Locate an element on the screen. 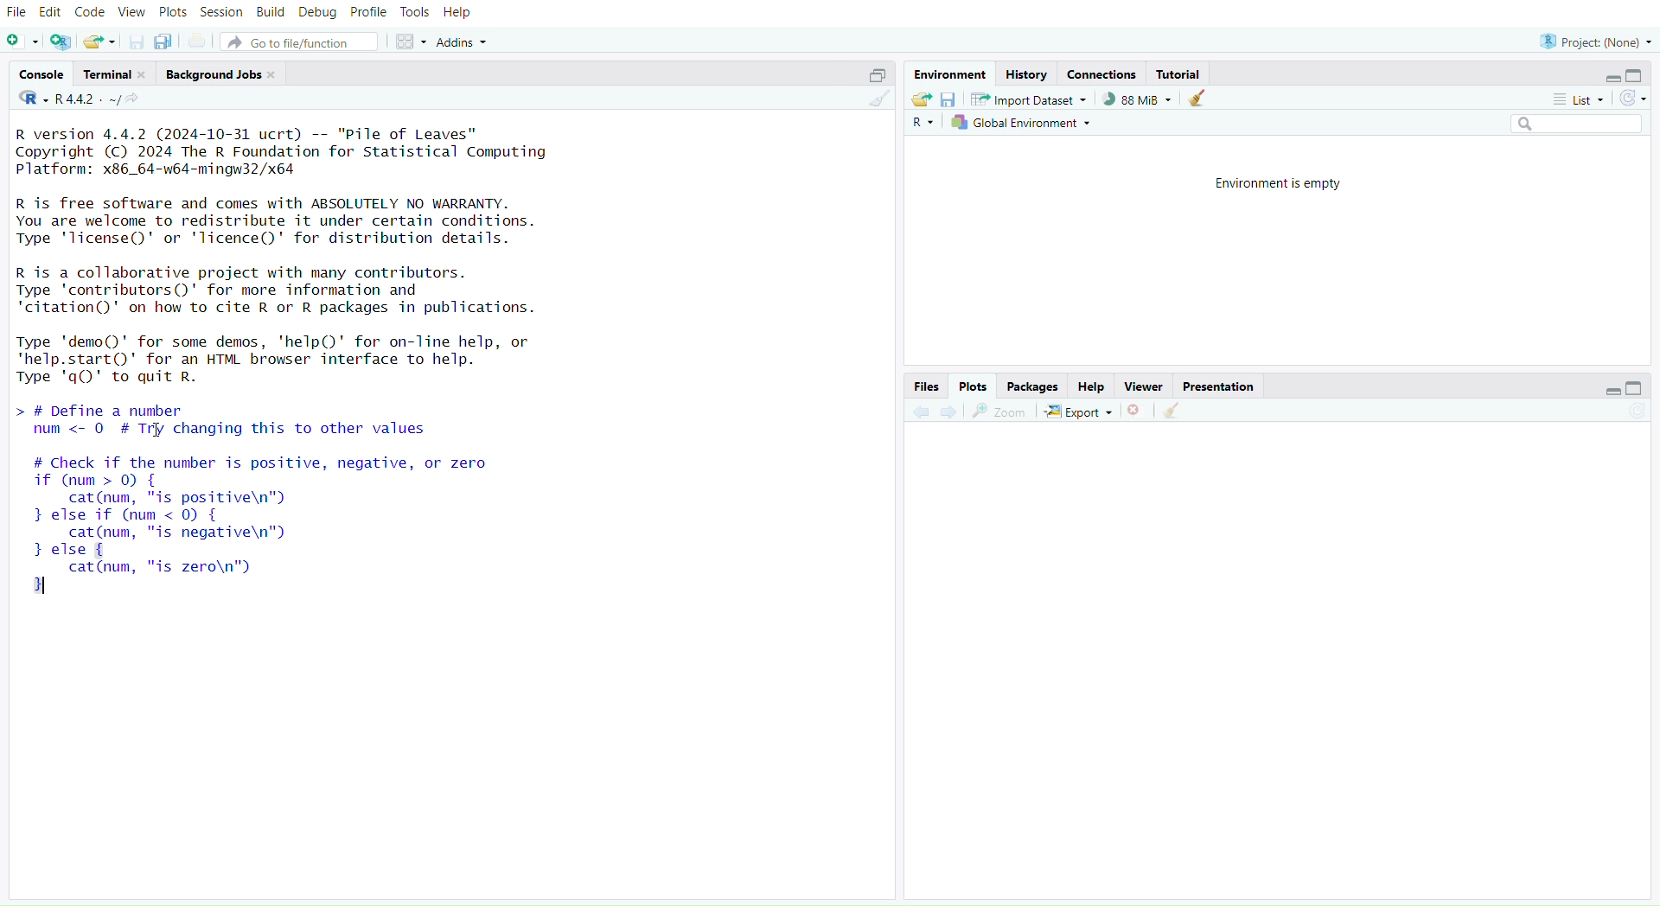  load workspace is located at coordinates (921, 100).